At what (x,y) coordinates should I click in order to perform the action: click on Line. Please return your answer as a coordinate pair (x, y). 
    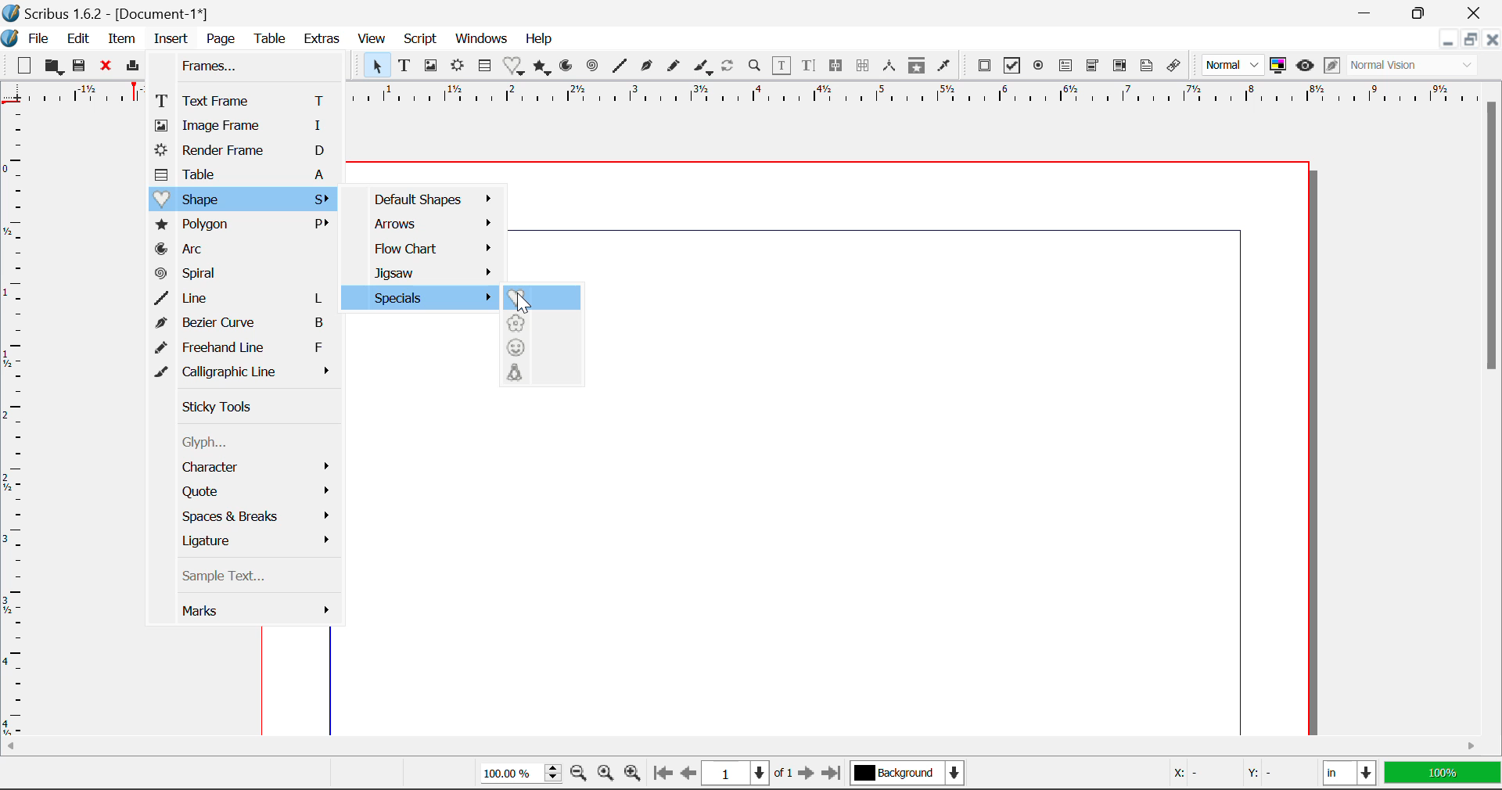
    Looking at the image, I should click on (245, 299).